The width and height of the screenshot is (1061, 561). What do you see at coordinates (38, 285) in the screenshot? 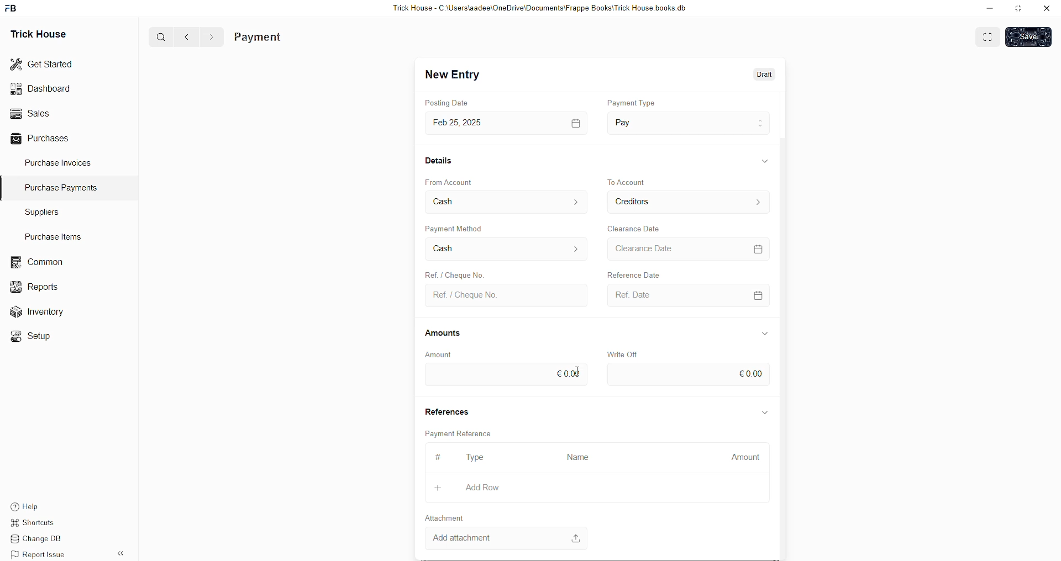
I see `Reports` at bounding box center [38, 285].